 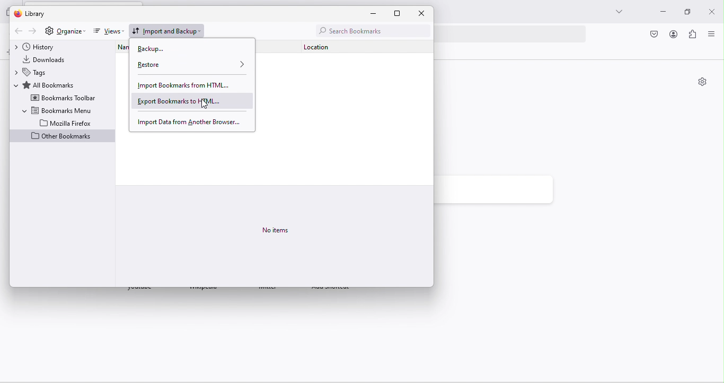 What do you see at coordinates (377, 14) in the screenshot?
I see `minimize` at bounding box center [377, 14].